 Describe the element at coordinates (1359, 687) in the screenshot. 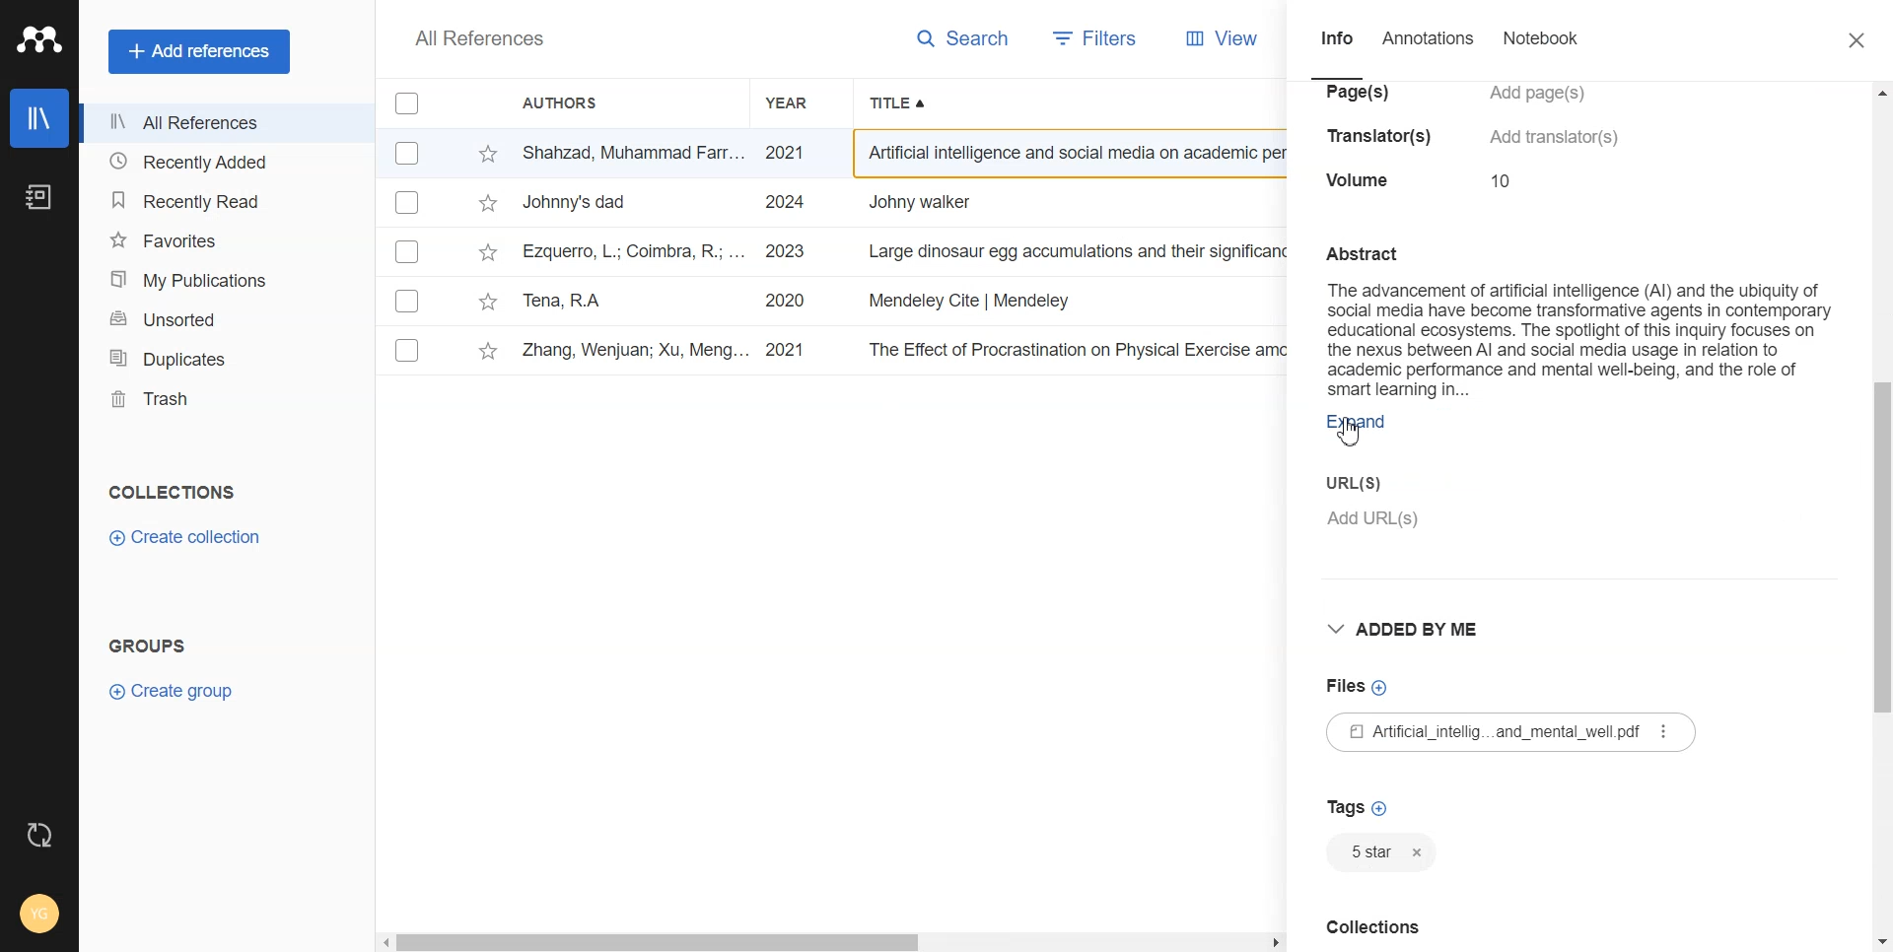

I see `Files` at that location.